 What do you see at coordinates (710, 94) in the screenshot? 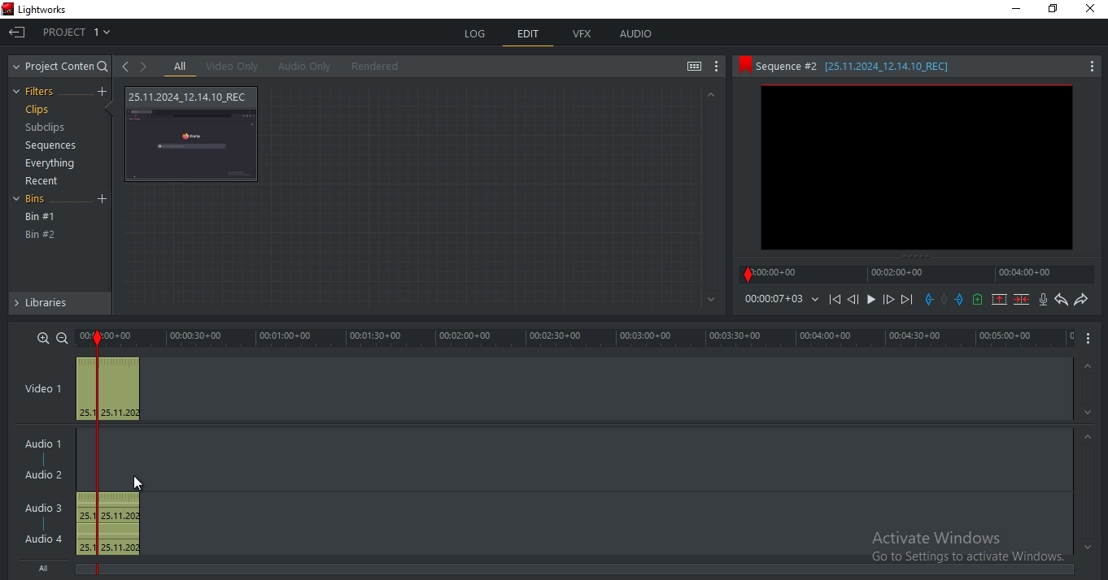
I see `Up` at bounding box center [710, 94].